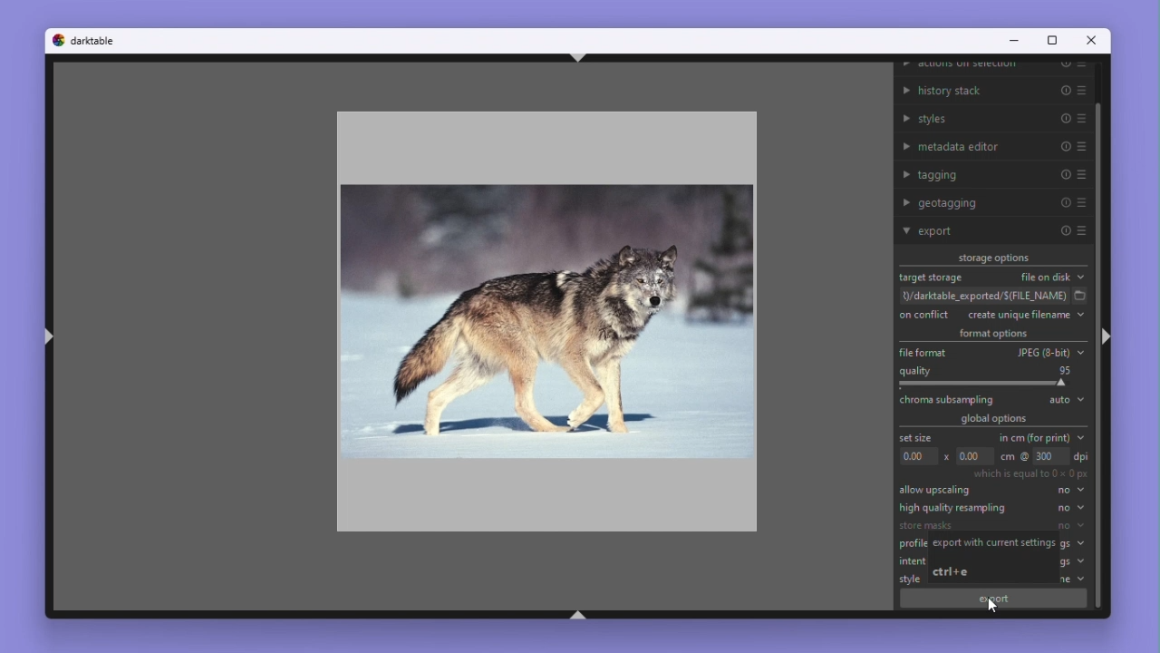 Image resolution: width=1160 pixels, height=653 pixels. I want to click on no, so click(1072, 507).